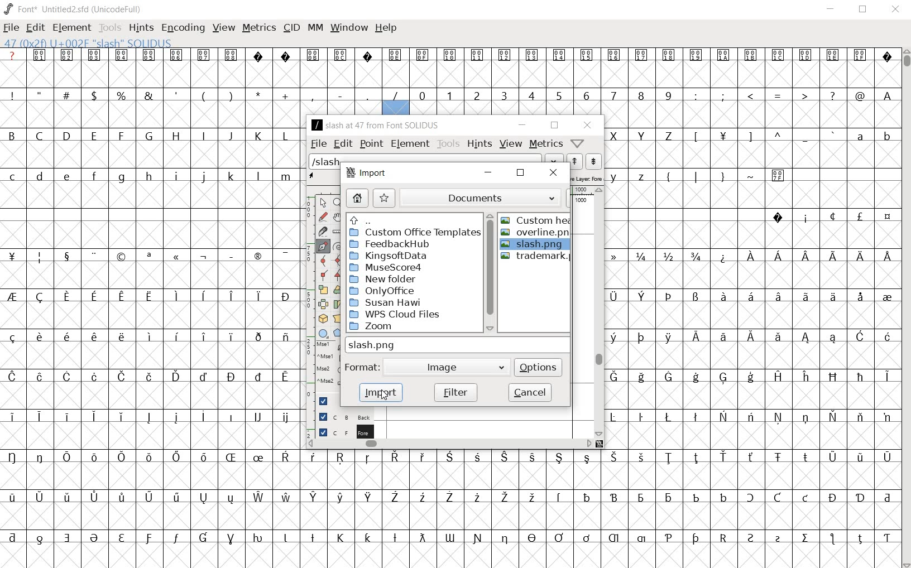  What do you see at coordinates (425, 367) in the screenshot?
I see `format` at bounding box center [425, 367].